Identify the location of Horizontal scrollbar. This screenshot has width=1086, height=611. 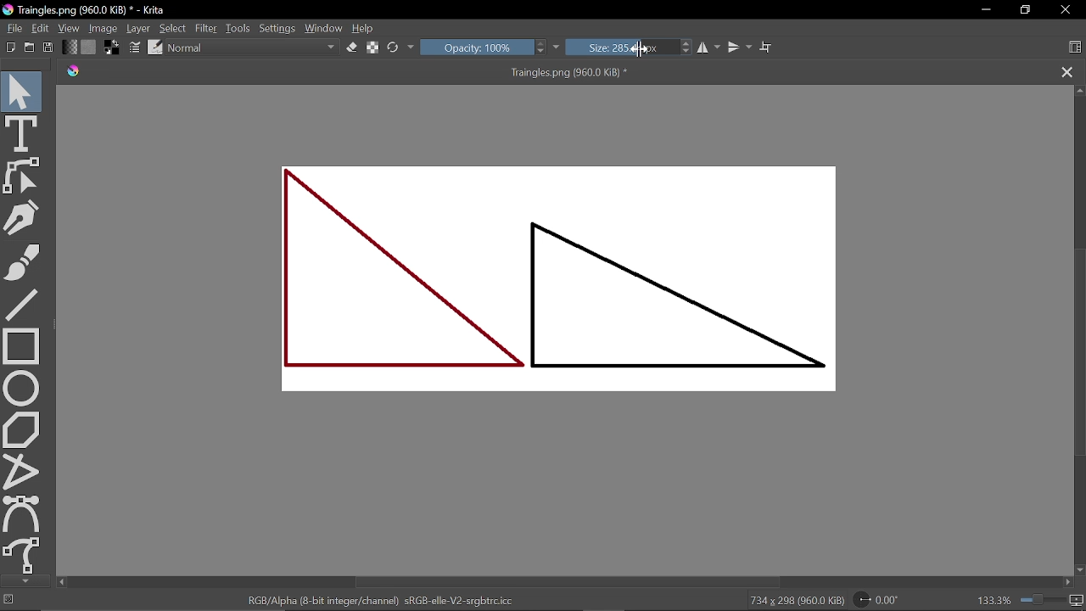
(565, 582).